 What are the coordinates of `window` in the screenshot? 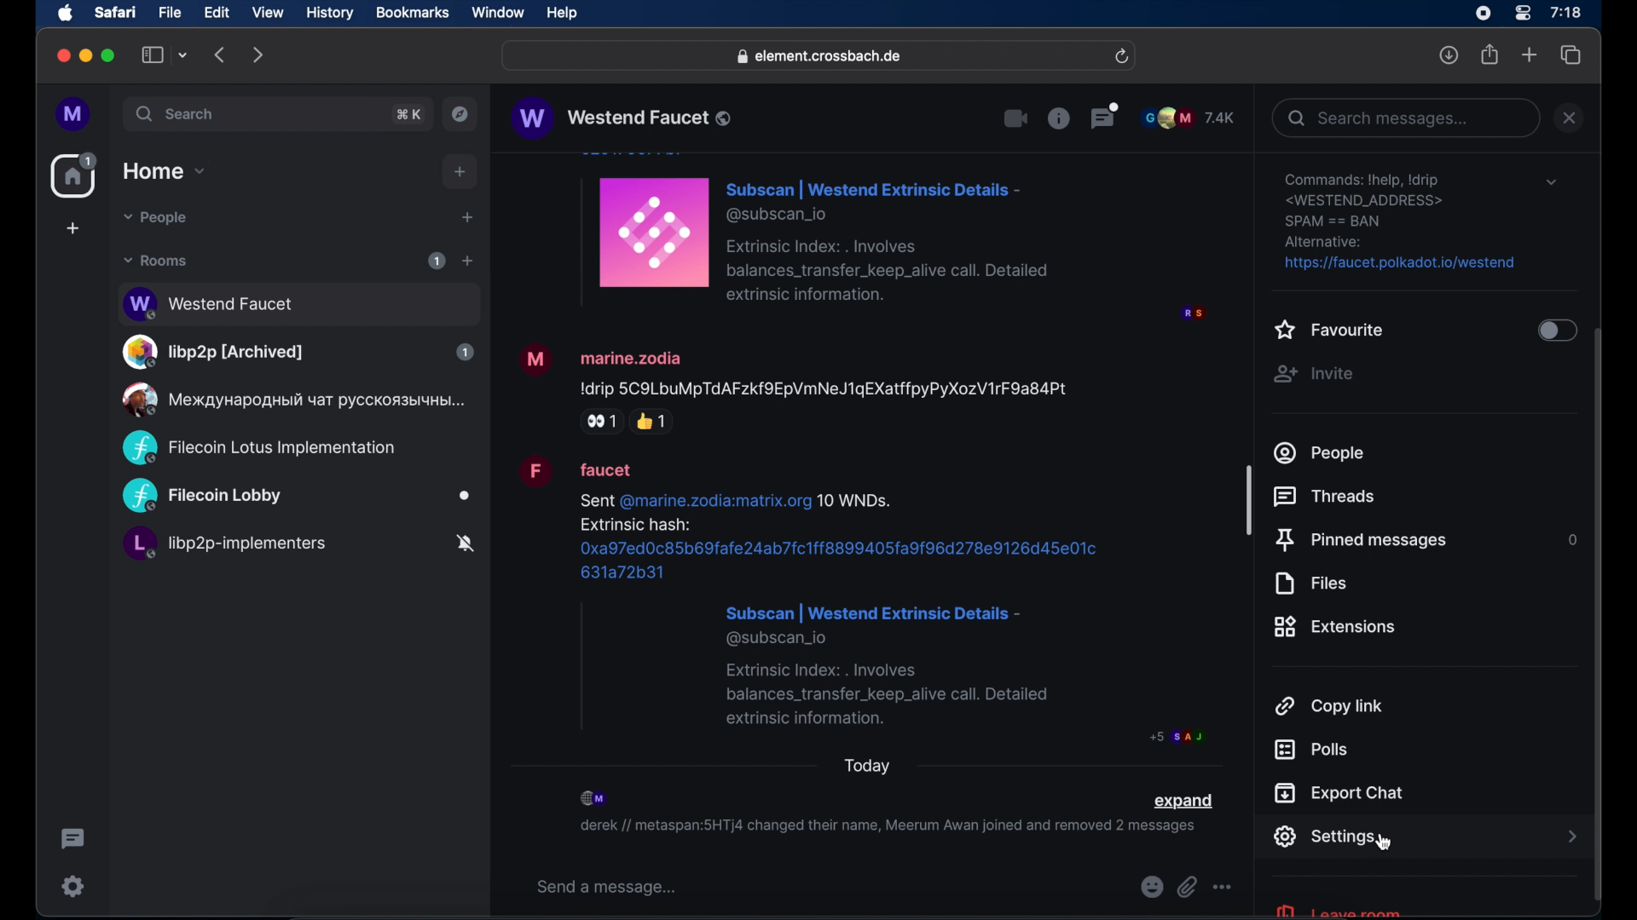 It's located at (498, 13).